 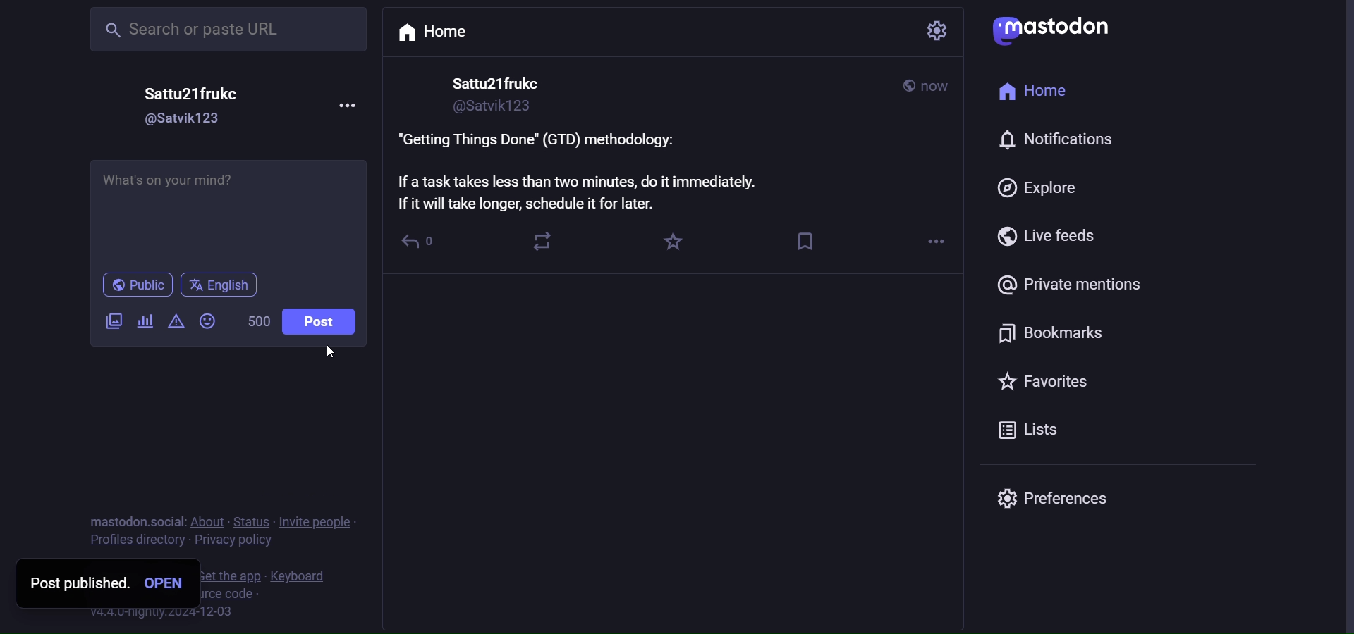 What do you see at coordinates (318, 322) in the screenshot?
I see `post` at bounding box center [318, 322].